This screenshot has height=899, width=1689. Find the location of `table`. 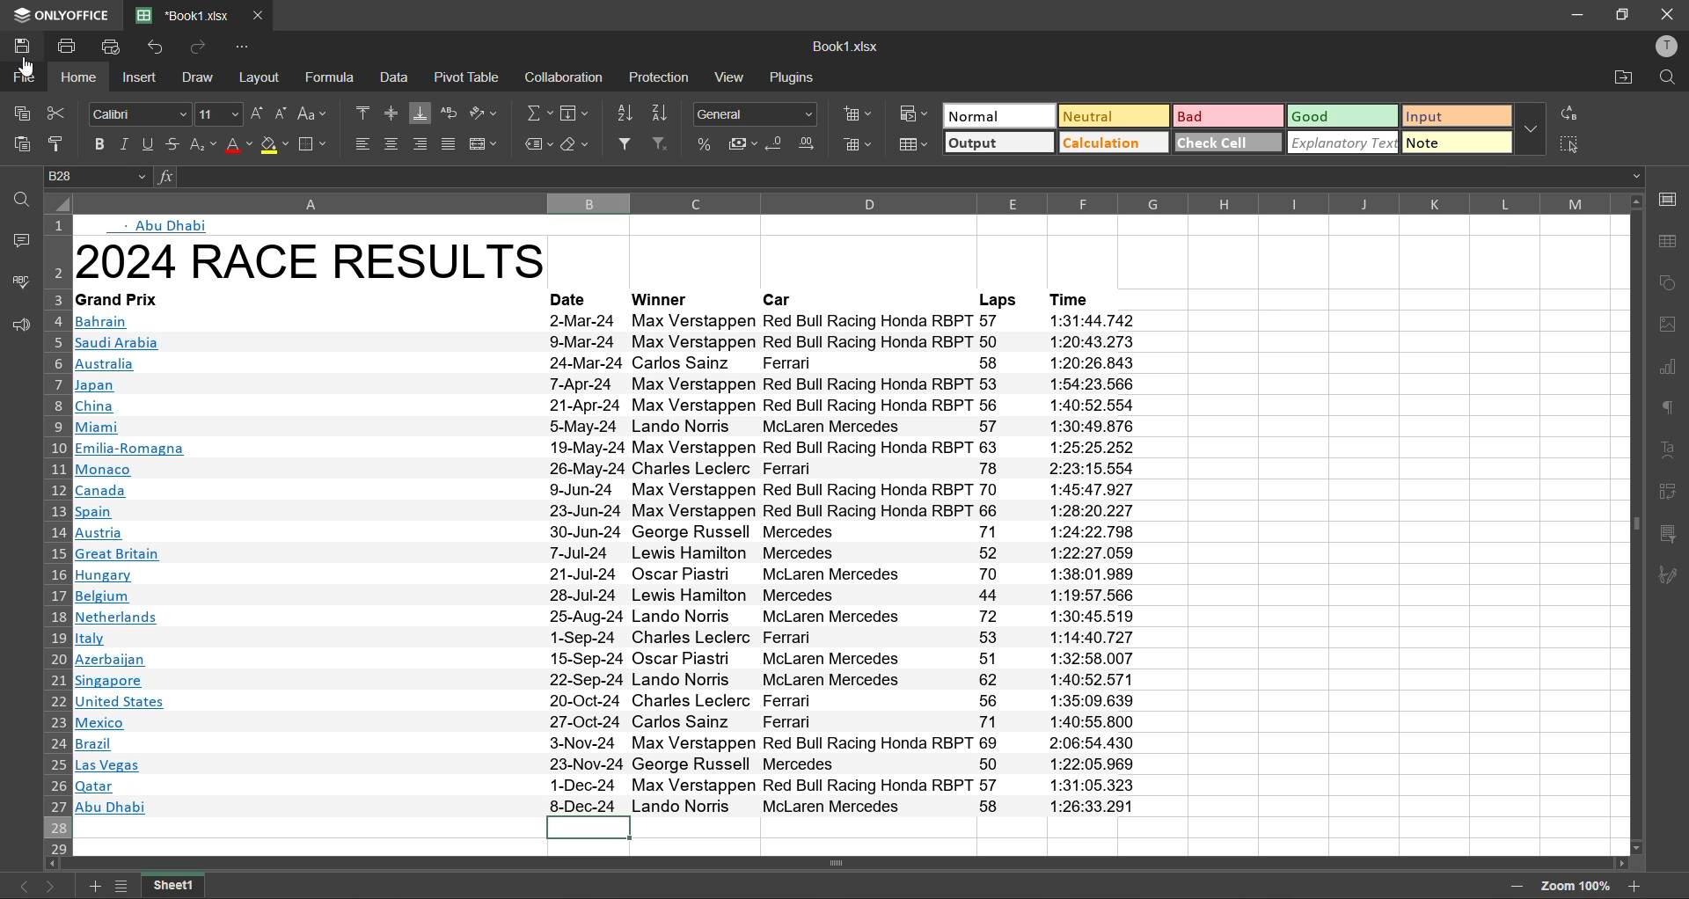

table is located at coordinates (1672, 247).